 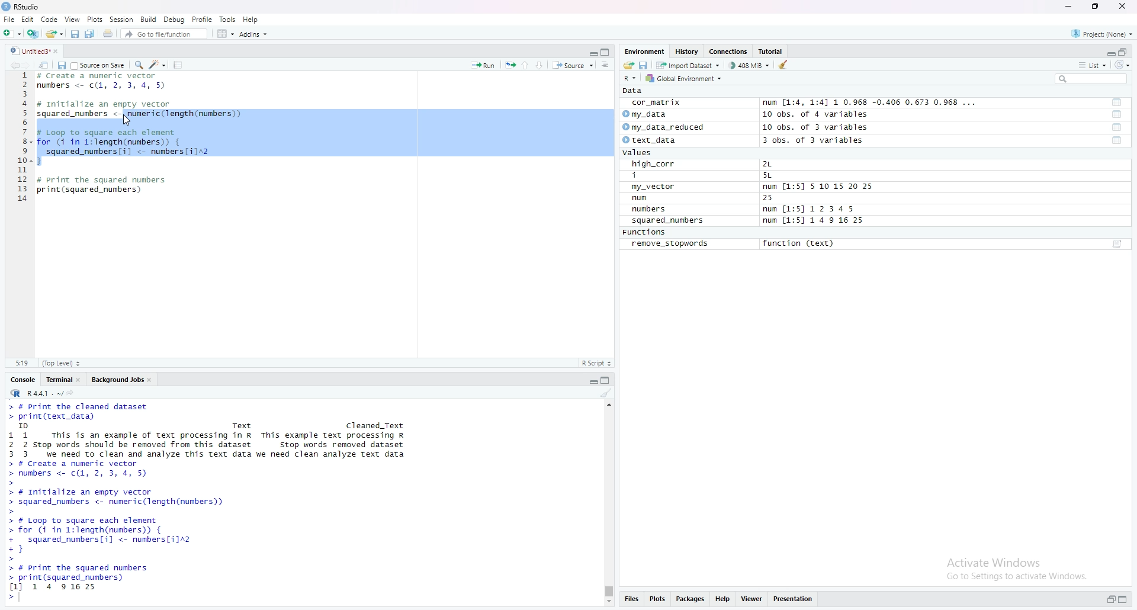 What do you see at coordinates (1103, 33) in the screenshot?
I see `Project: (None)` at bounding box center [1103, 33].